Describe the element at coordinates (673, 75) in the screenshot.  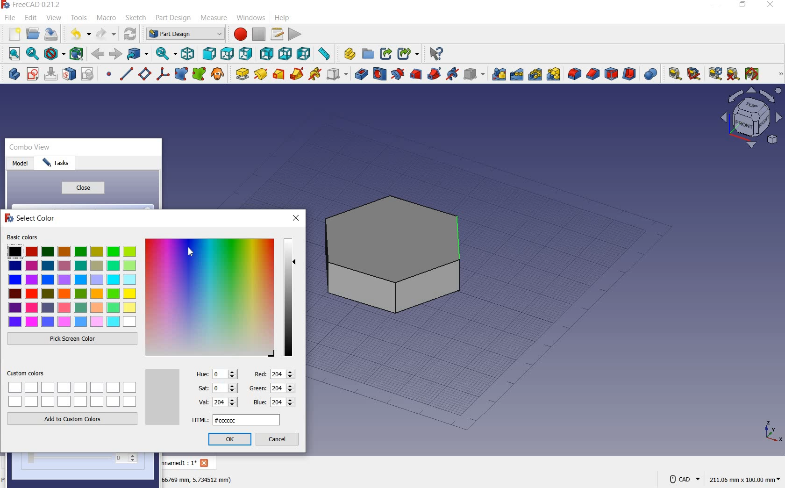
I see `measure linear` at that location.